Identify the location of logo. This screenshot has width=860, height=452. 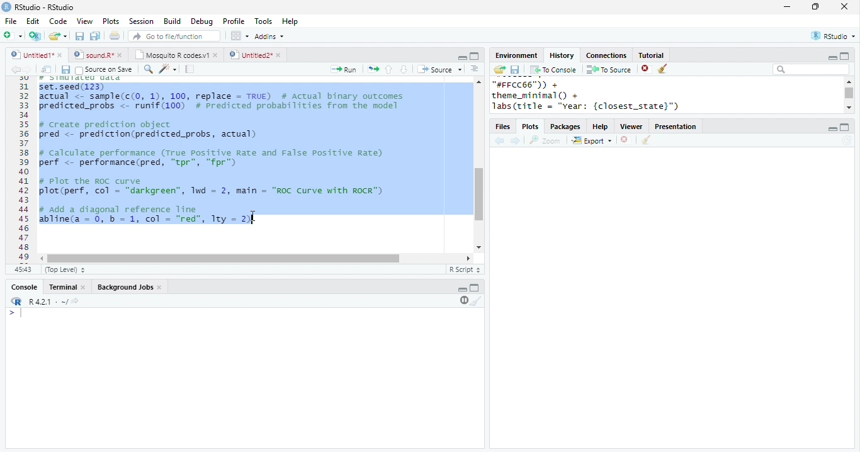
(6, 6).